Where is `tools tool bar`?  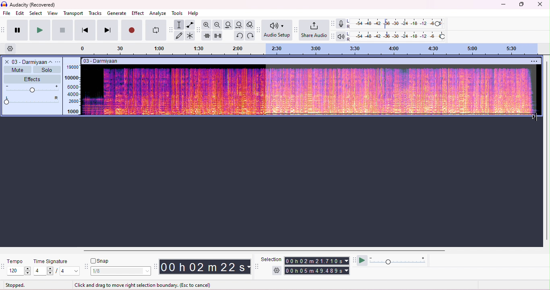
tools tool bar is located at coordinates (171, 30).